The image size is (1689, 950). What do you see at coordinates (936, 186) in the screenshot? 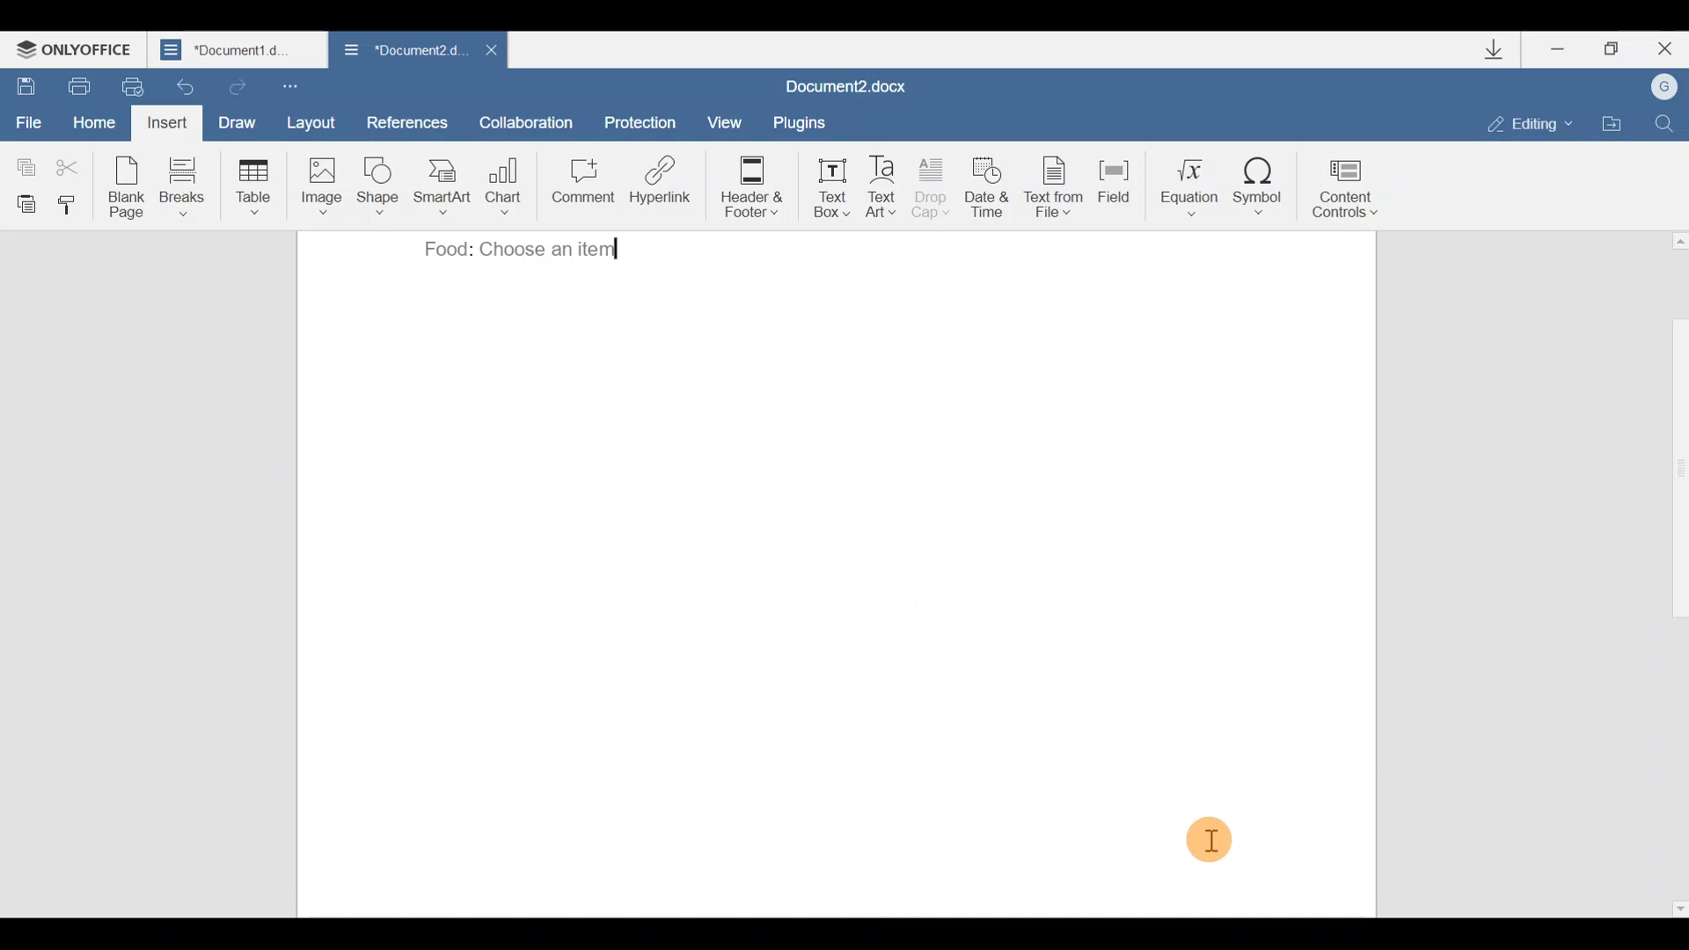
I see `Drop cap` at bounding box center [936, 186].